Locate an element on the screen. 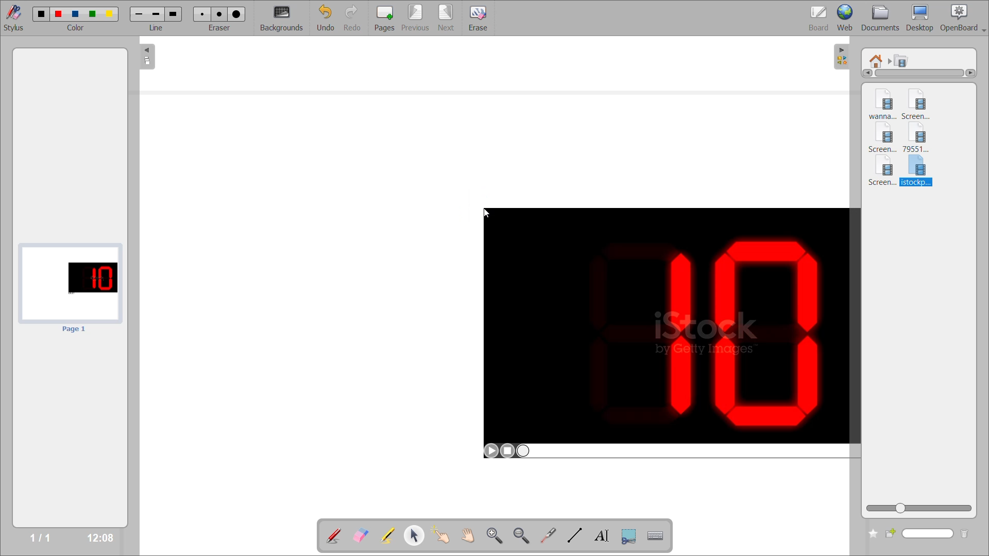 Image resolution: width=989 pixels, height=556 pixels. name box is located at coordinates (918, 534).